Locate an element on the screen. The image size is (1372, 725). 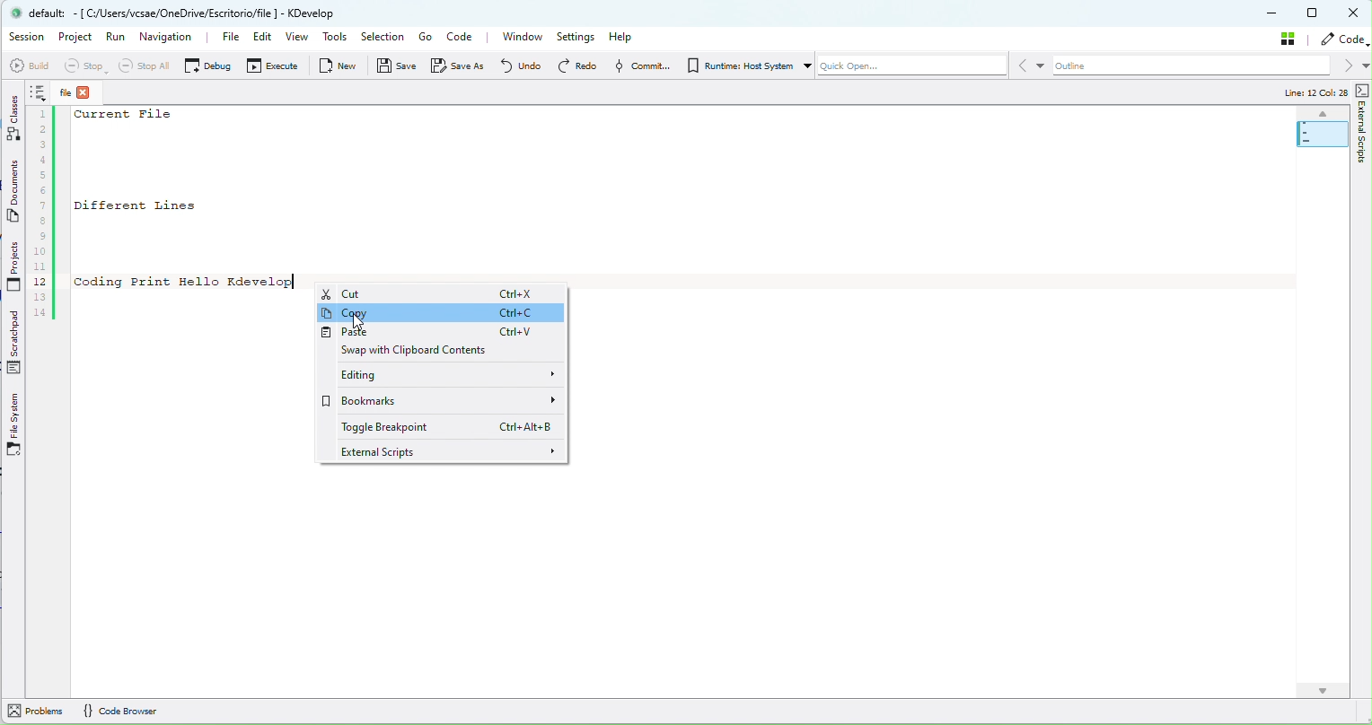
Projects is located at coordinates (14, 268).